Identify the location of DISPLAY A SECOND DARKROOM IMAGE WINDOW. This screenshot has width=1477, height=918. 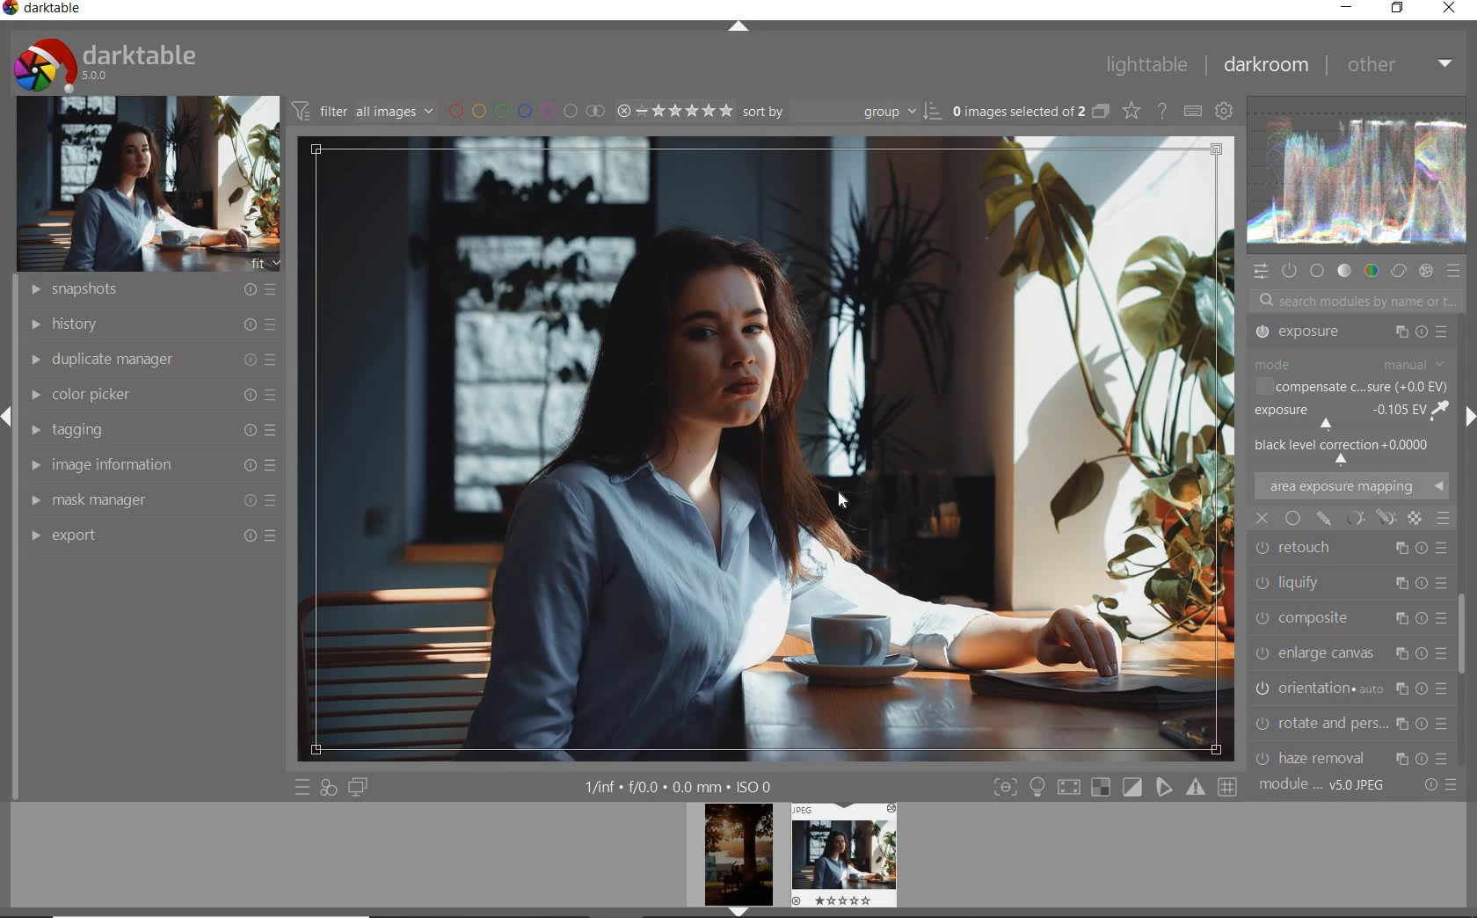
(359, 788).